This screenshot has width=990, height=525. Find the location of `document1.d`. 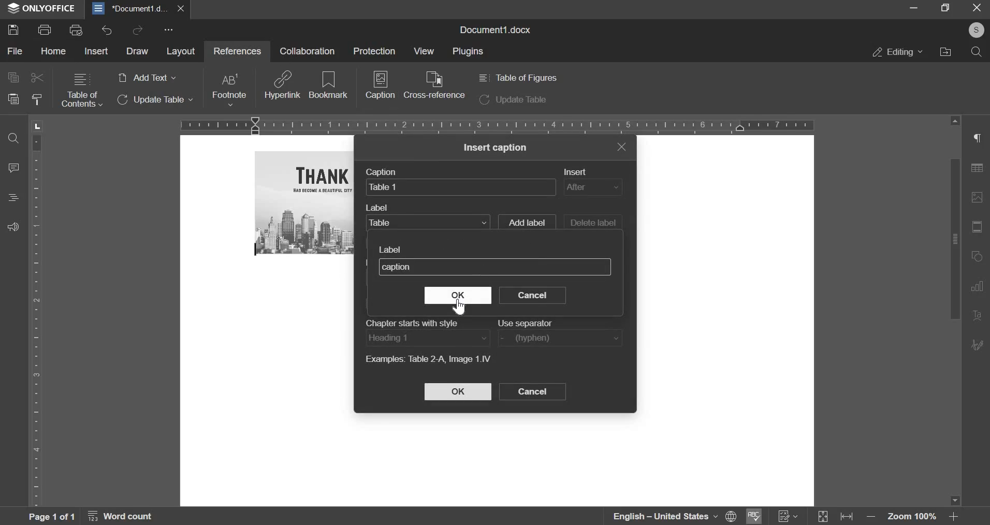

document1.d is located at coordinates (132, 8).